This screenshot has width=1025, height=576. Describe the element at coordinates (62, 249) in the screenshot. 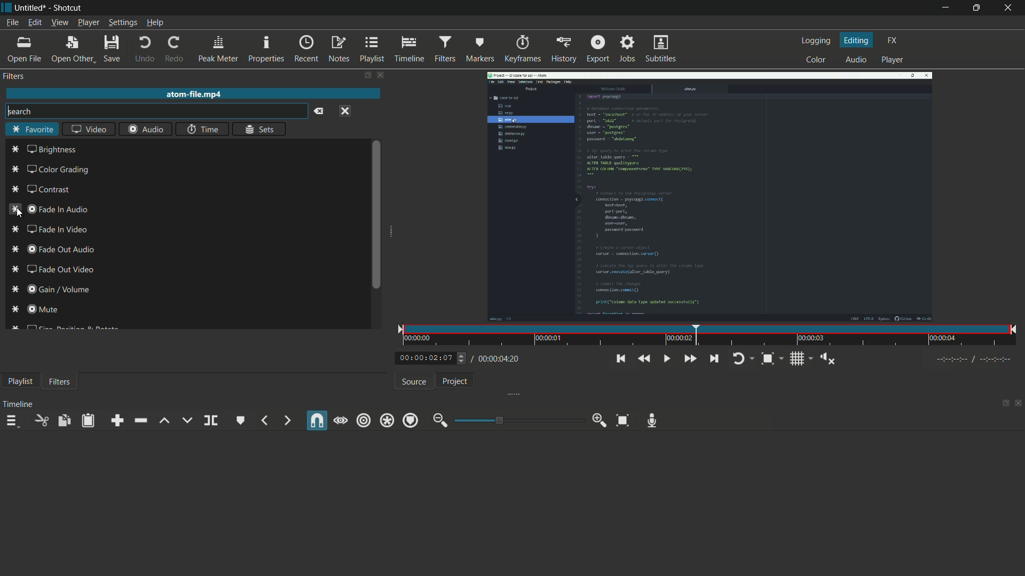

I see `fade out audio` at that location.